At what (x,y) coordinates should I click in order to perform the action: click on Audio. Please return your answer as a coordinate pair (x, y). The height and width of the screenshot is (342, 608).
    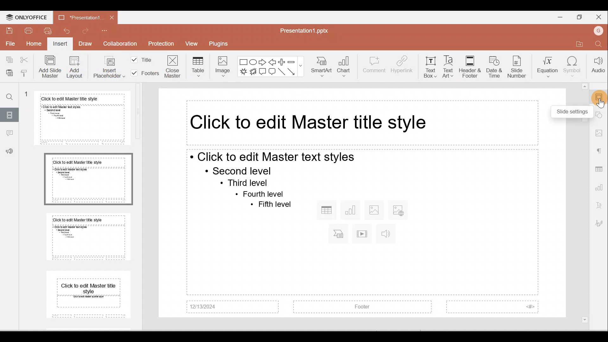
    Looking at the image, I should click on (598, 66).